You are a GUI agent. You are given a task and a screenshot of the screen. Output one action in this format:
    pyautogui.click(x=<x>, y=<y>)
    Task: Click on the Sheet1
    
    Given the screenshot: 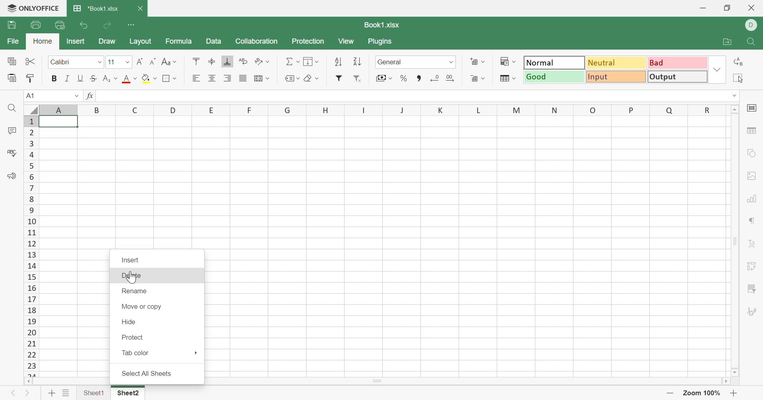 What is the action you would take?
    pyautogui.click(x=93, y=391)
    